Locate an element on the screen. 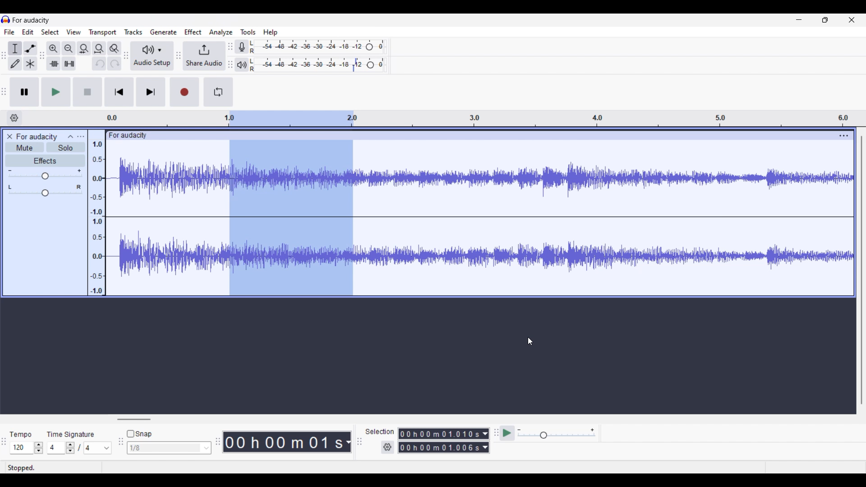 Image resolution: width=866 pixels, height=487 pixels. Vertical slide bar is located at coordinates (861, 270).